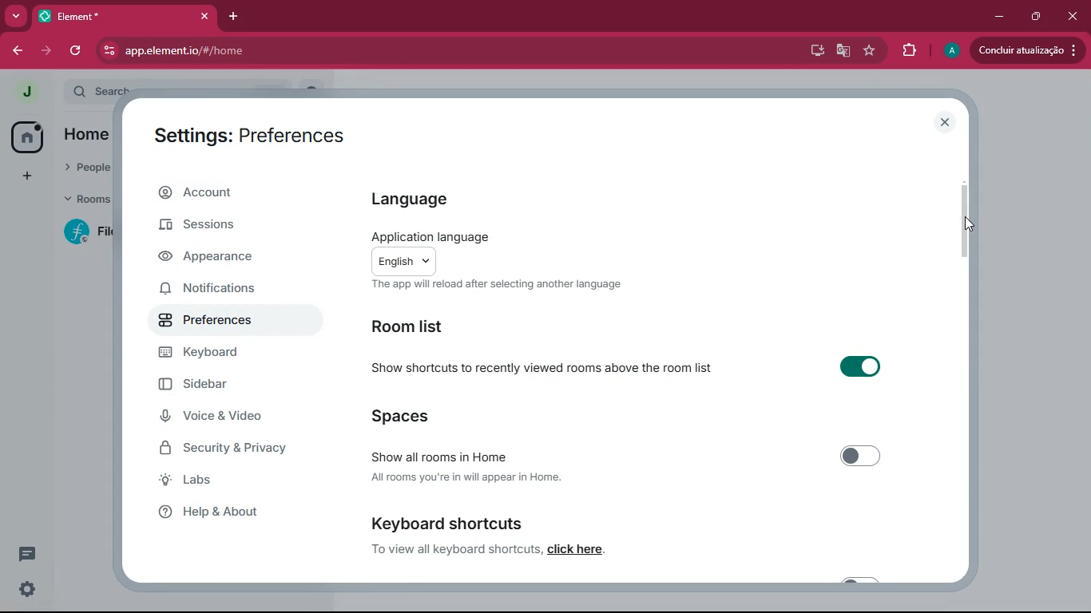 The height and width of the screenshot is (613, 1091). What do you see at coordinates (437, 229) in the screenshot?
I see `application language` at bounding box center [437, 229].